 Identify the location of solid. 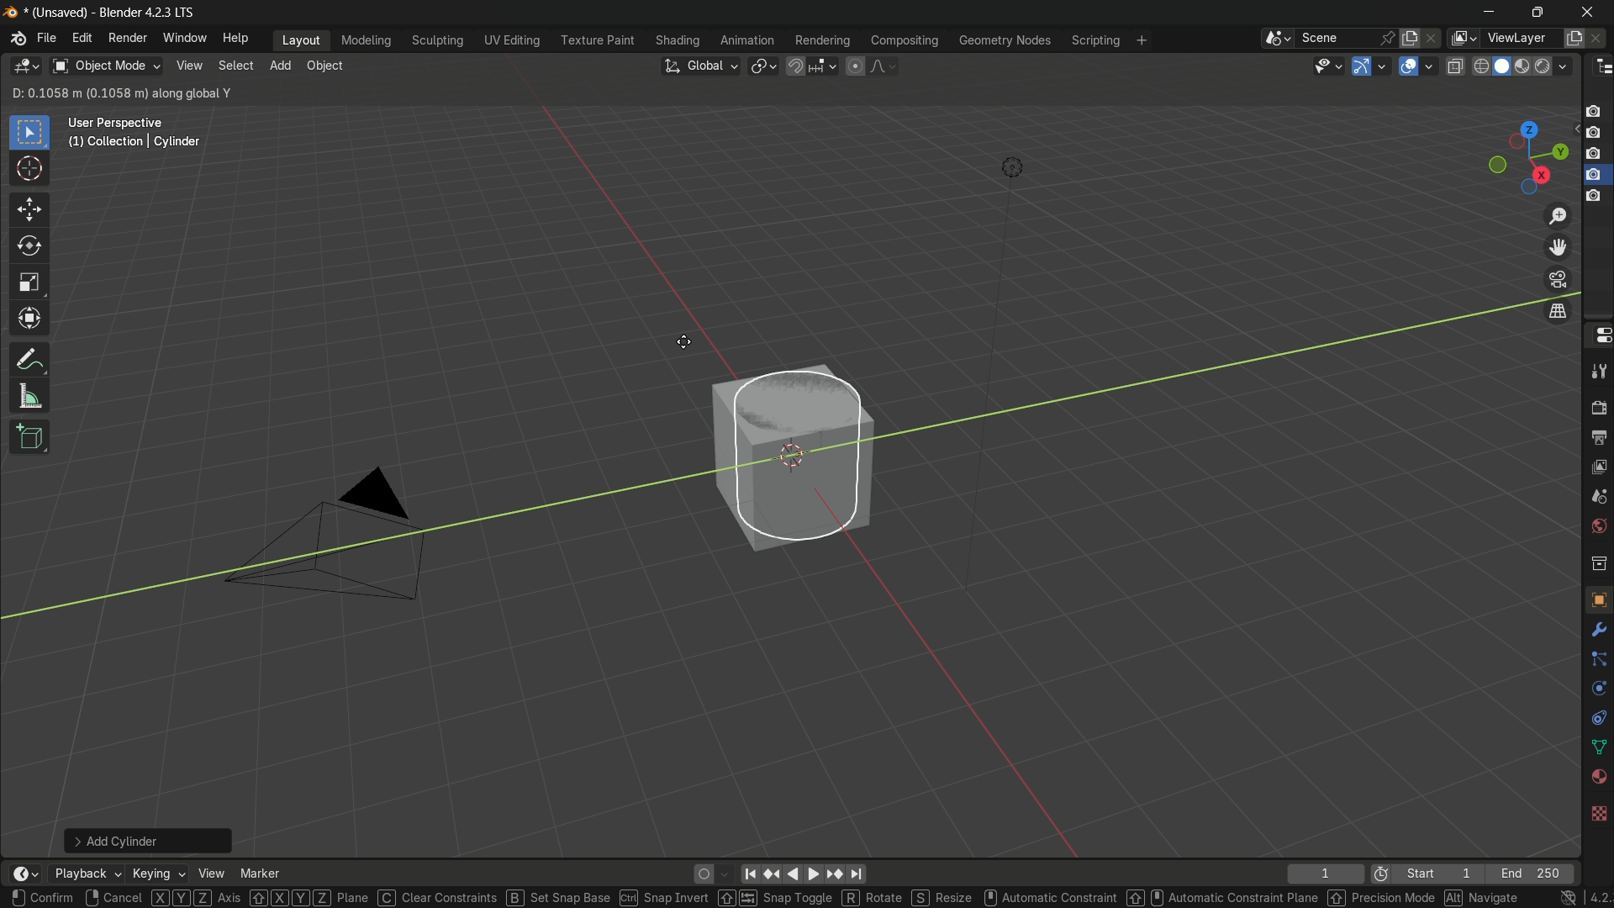
(1503, 67).